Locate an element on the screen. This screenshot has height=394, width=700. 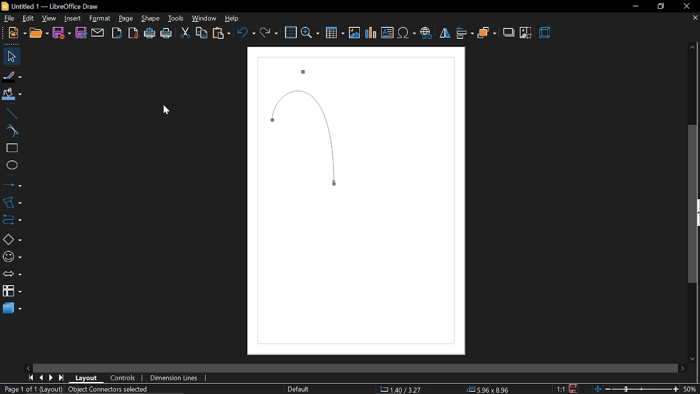
view is located at coordinates (49, 18).